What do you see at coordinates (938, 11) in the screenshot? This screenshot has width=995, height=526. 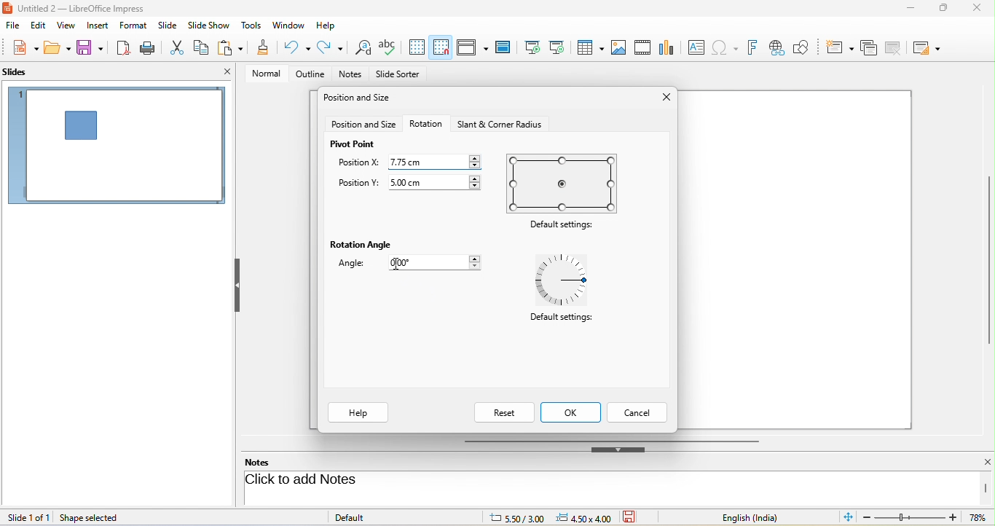 I see `maximize` at bounding box center [938, 11].